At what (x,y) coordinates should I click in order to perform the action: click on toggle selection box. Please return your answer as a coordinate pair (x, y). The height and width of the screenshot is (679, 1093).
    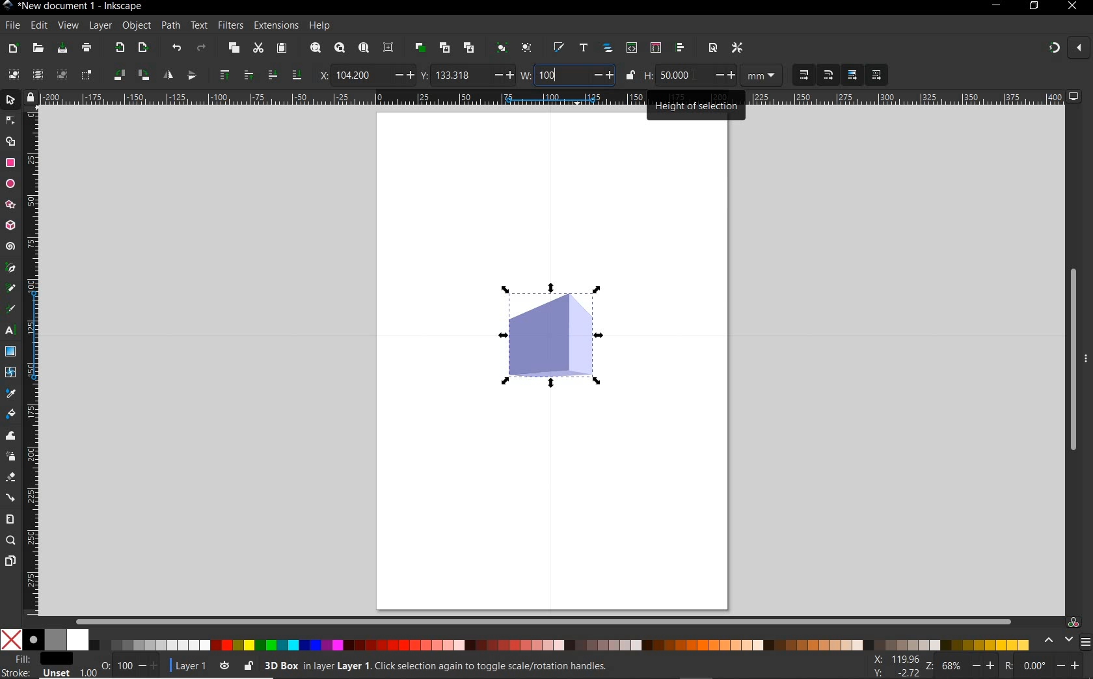
    Looking at the image, I should click on (87, 74).